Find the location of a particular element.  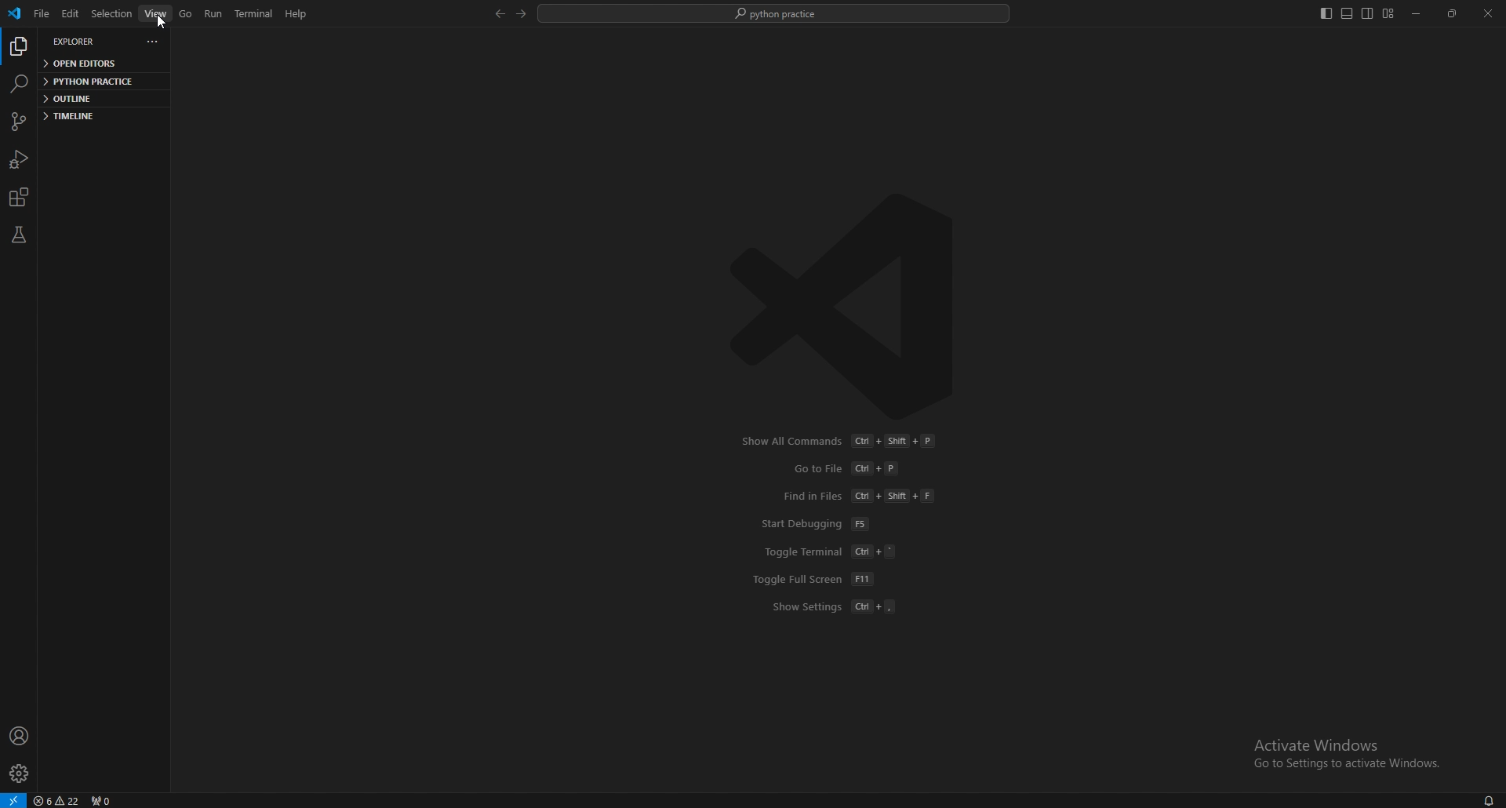

python practice is located at coordinates (98, 80).